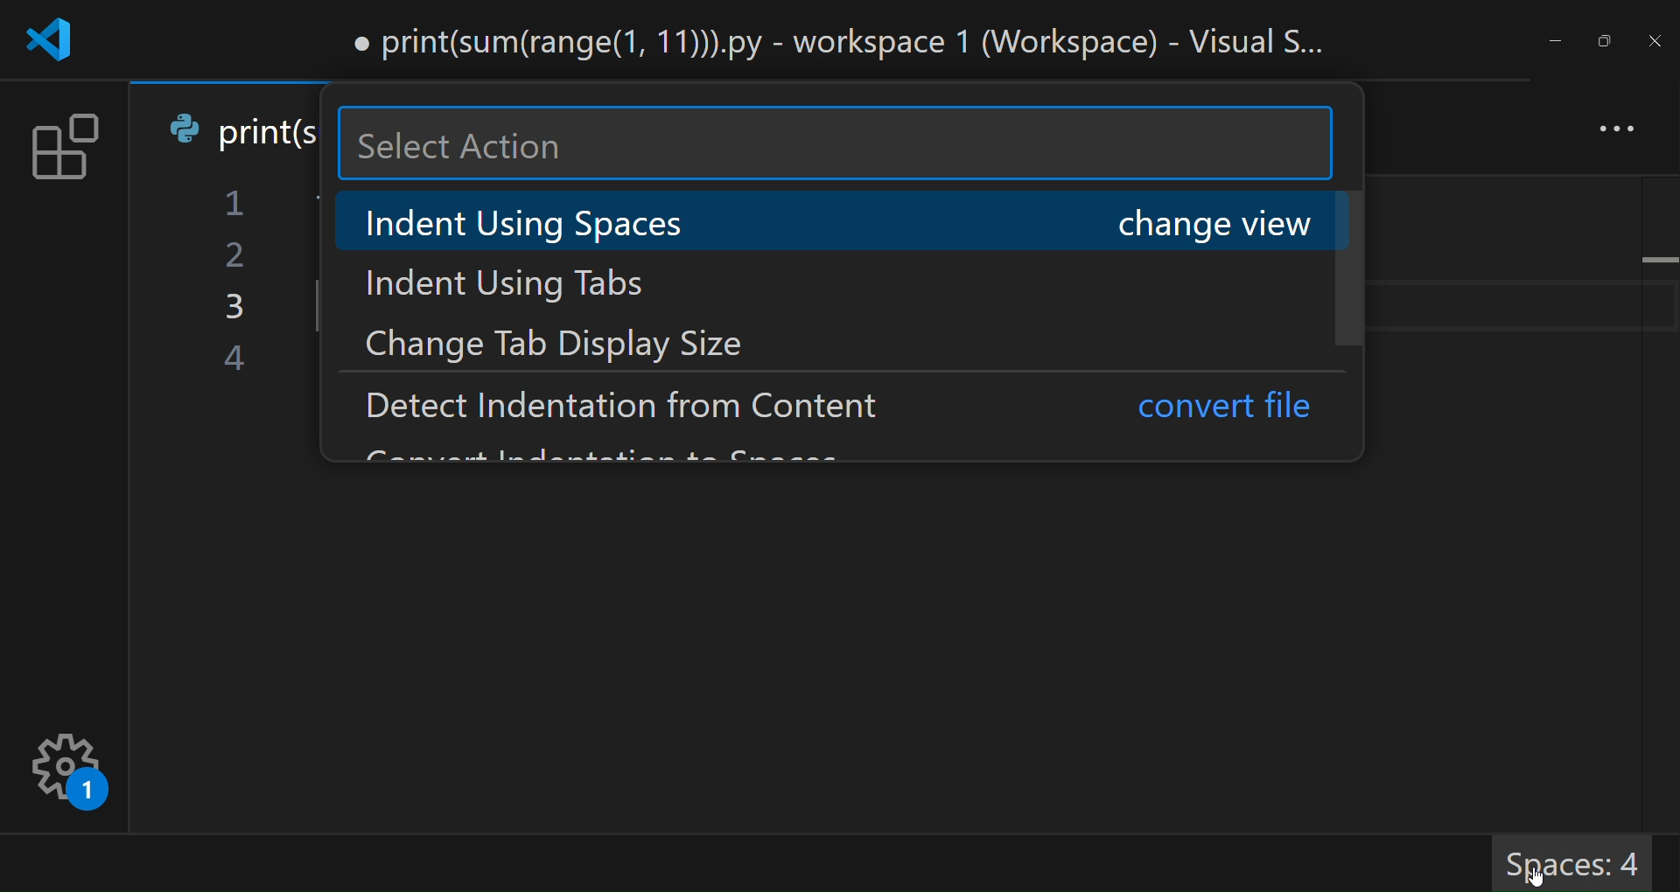 This screenshot has width=1680, height=892. I want to click on search here, so click(840, 143).